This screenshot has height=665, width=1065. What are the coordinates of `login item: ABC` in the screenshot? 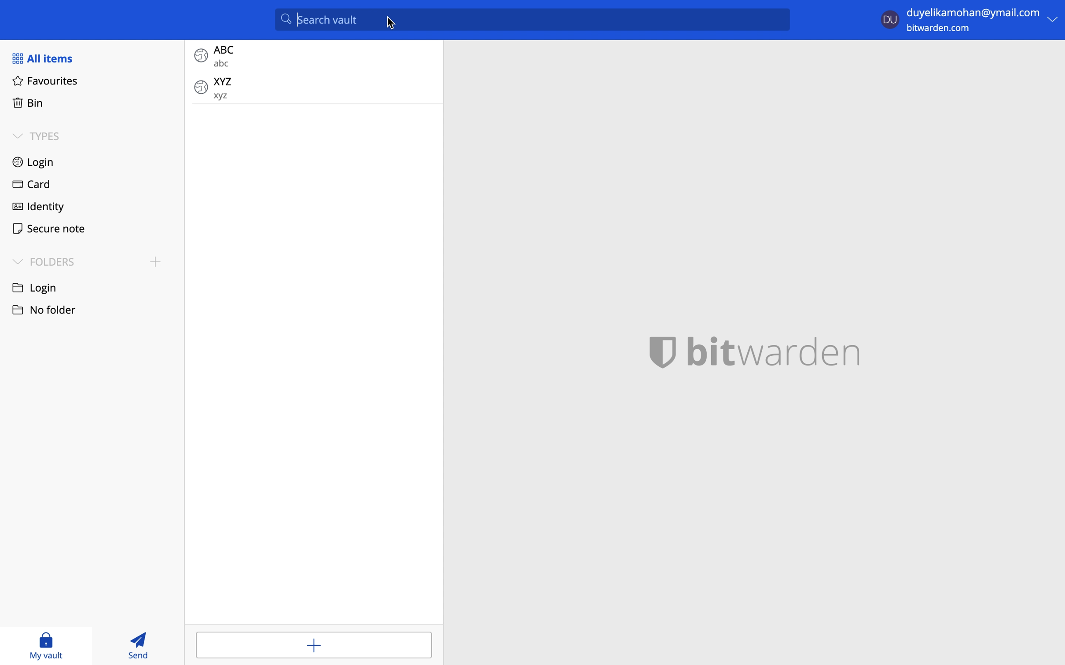 It's located at (311, 55).